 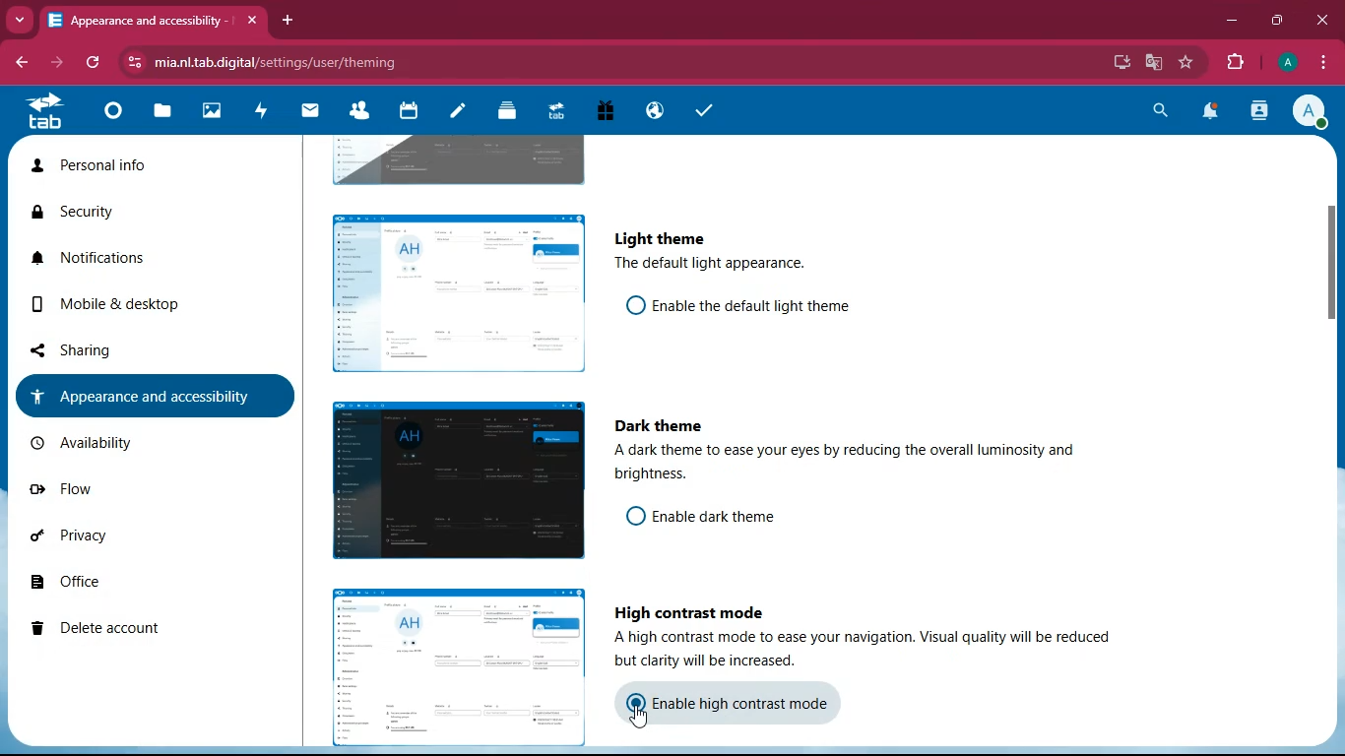 I want to click on view site information, so click(x=138, y=63).